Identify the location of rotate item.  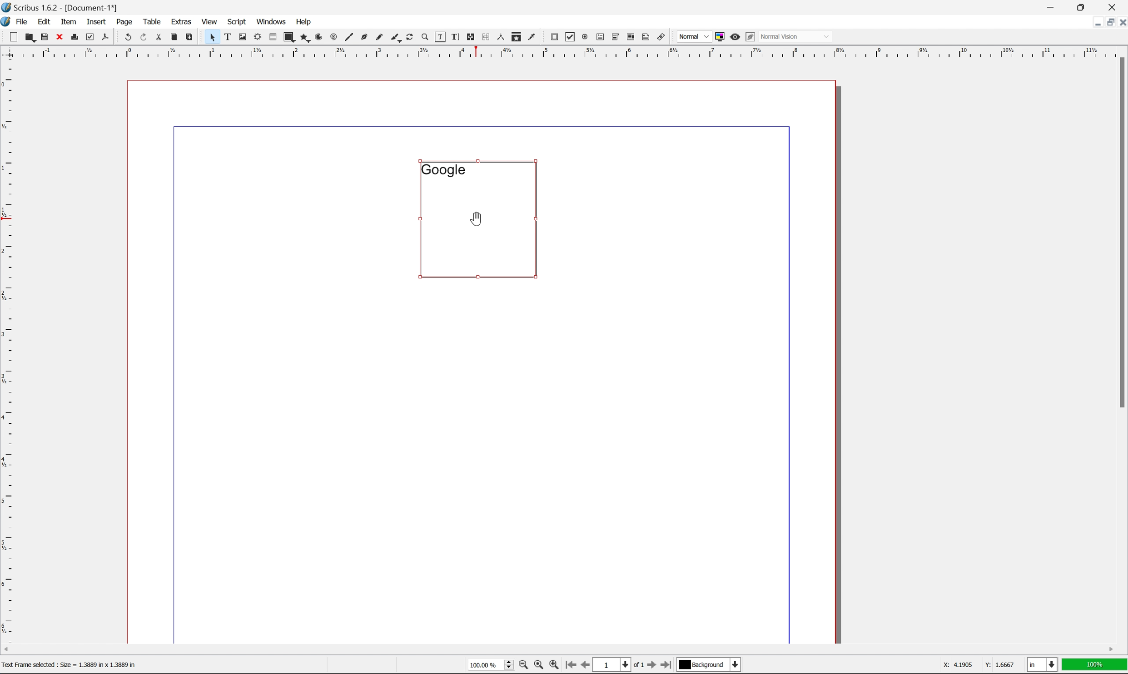
(410, 38).